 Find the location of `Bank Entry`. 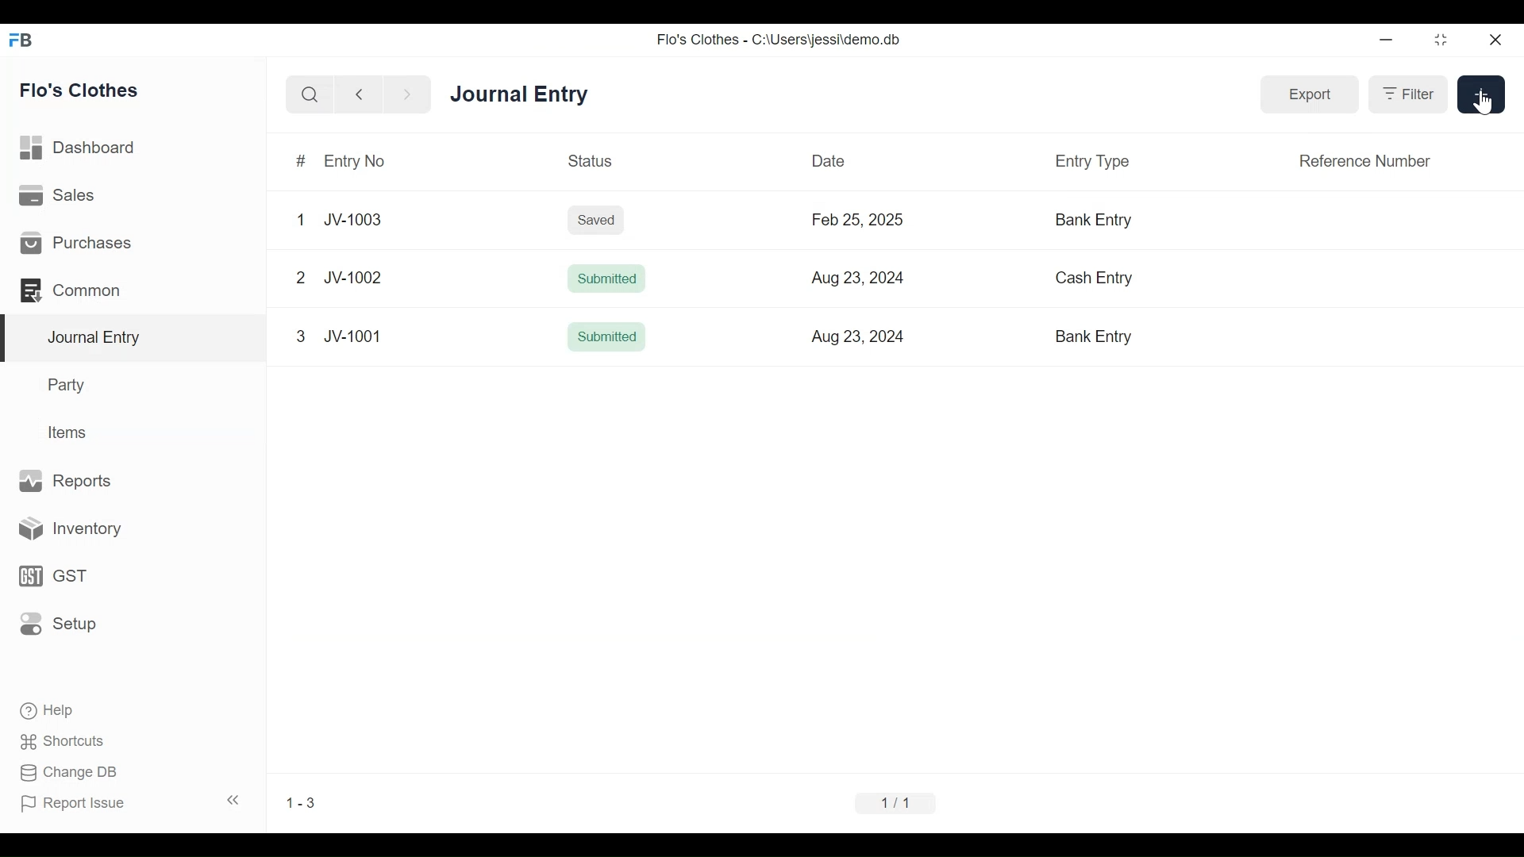

Bank Entry is located at coordinates (1093, 220).